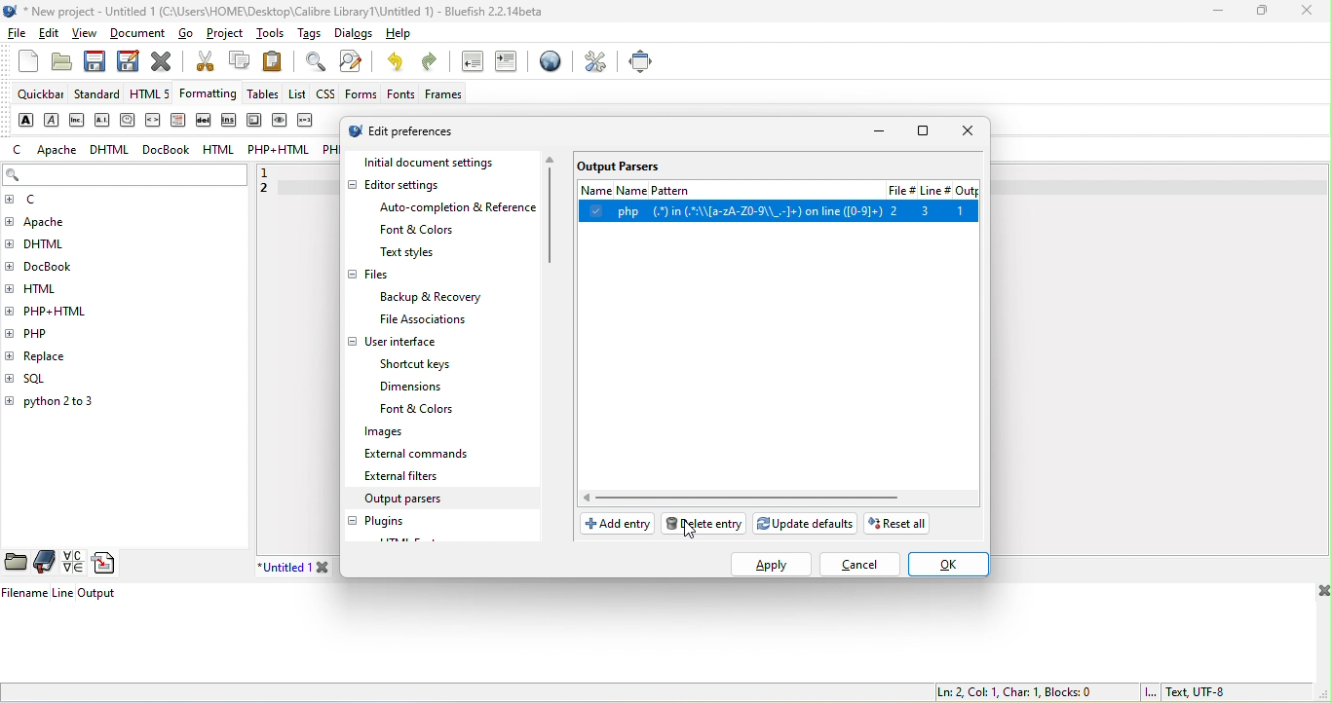 The image size is (1331, 703). I want to click on backup & recovery, so click(437, 297).